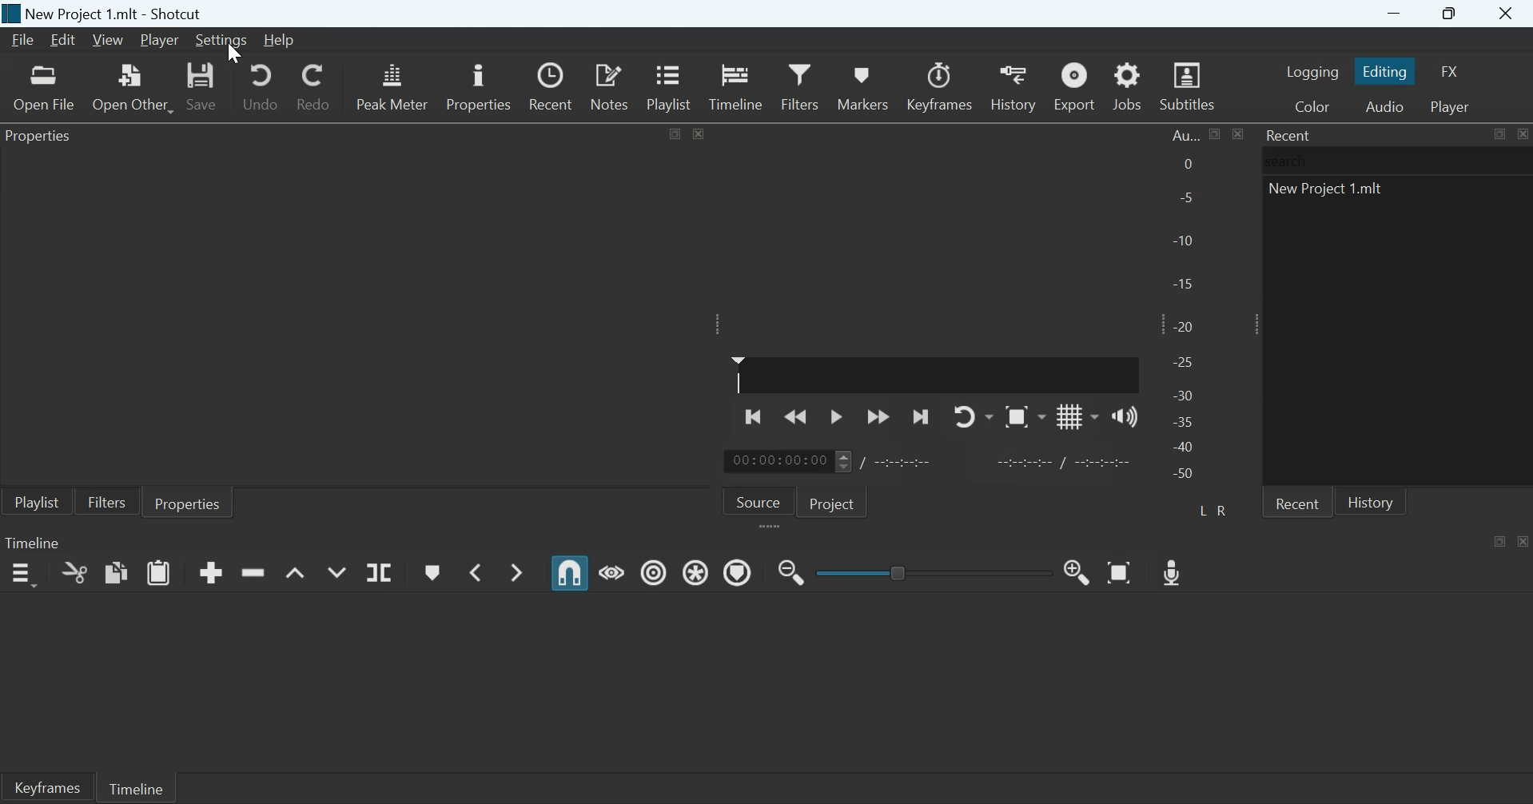 The width and height of the screenshot is (1533, 804). What do you see at coordinates (45, 88) in the screenshot?
I see `Open a video, audio, image or project file` at bounding box center [45, 88].